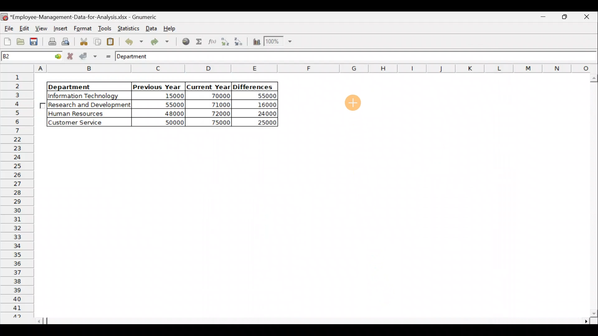 The width and height of the screenshot is (598, 336). Describe the element at coordinates (157, 86) in the screenshot. I see `Previous Year` at that location.